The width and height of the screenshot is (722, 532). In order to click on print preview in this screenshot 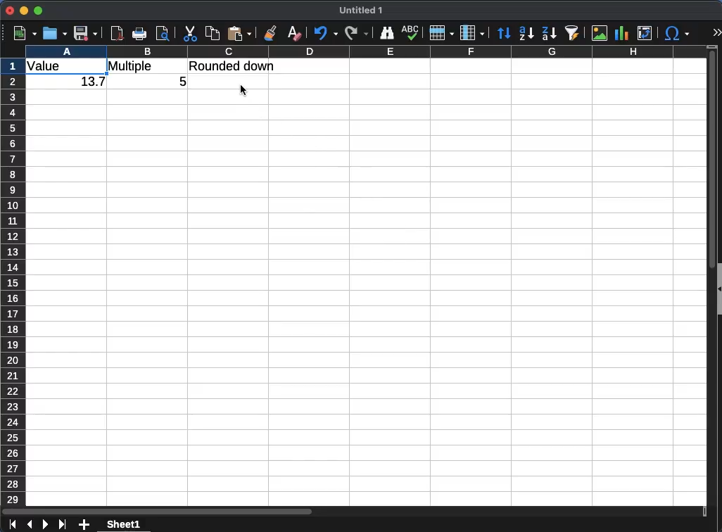, I will do `click(163, 34)`.